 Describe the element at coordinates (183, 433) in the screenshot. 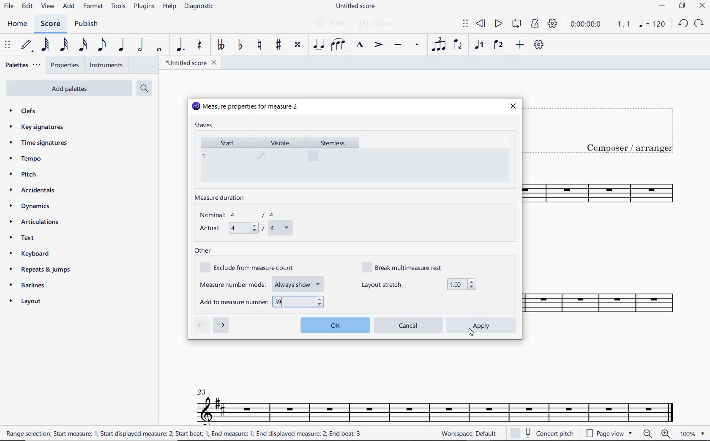

I see `range selection` at that location.